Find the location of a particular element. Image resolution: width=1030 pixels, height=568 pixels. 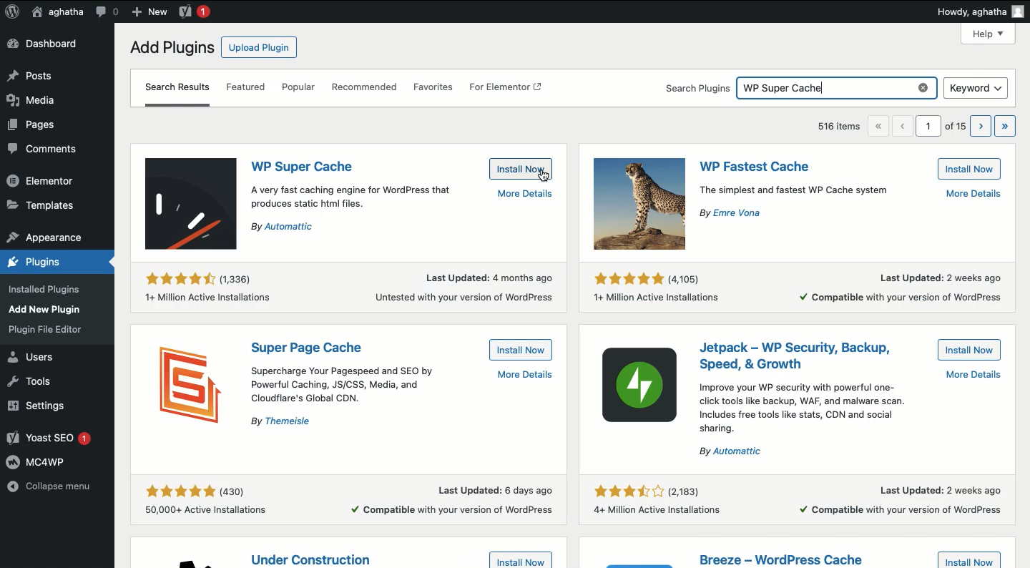

Posts is located at coordinates (31, 75).